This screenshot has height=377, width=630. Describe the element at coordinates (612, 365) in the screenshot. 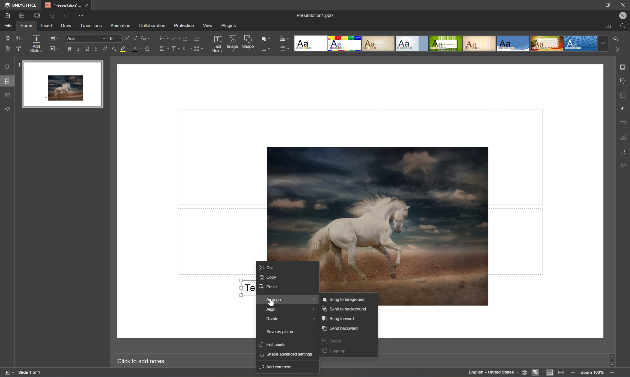

I see `Scroll Down` at that location.